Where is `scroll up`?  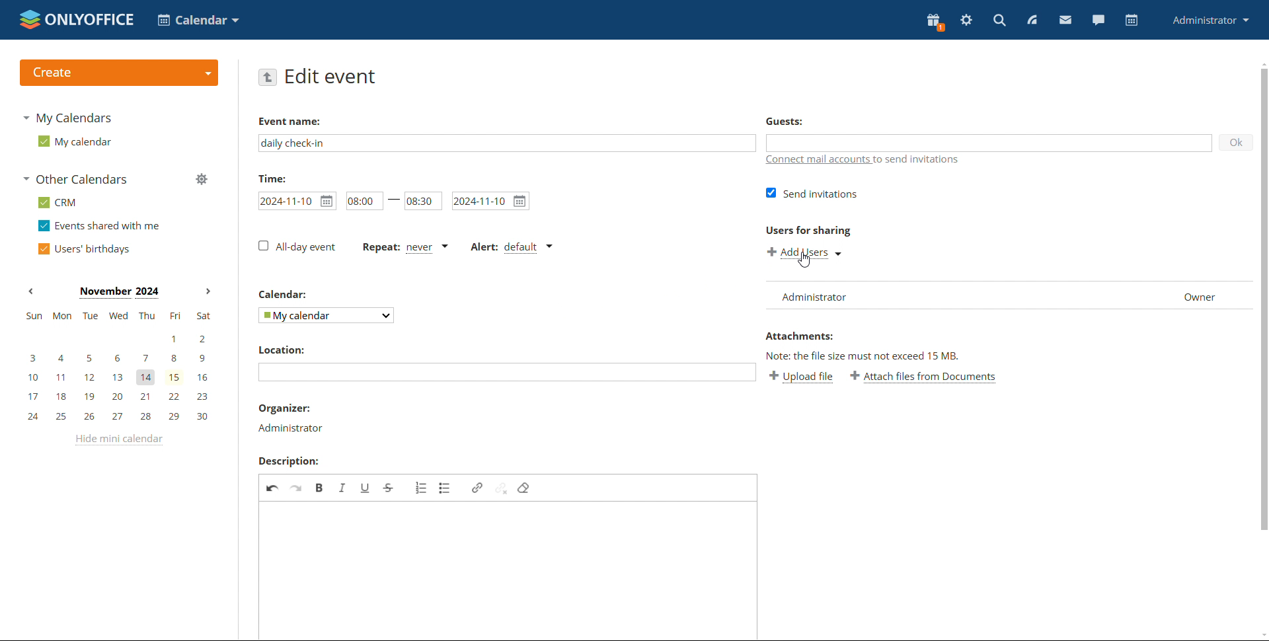 scroll up is located at coordinates (1261, 62).